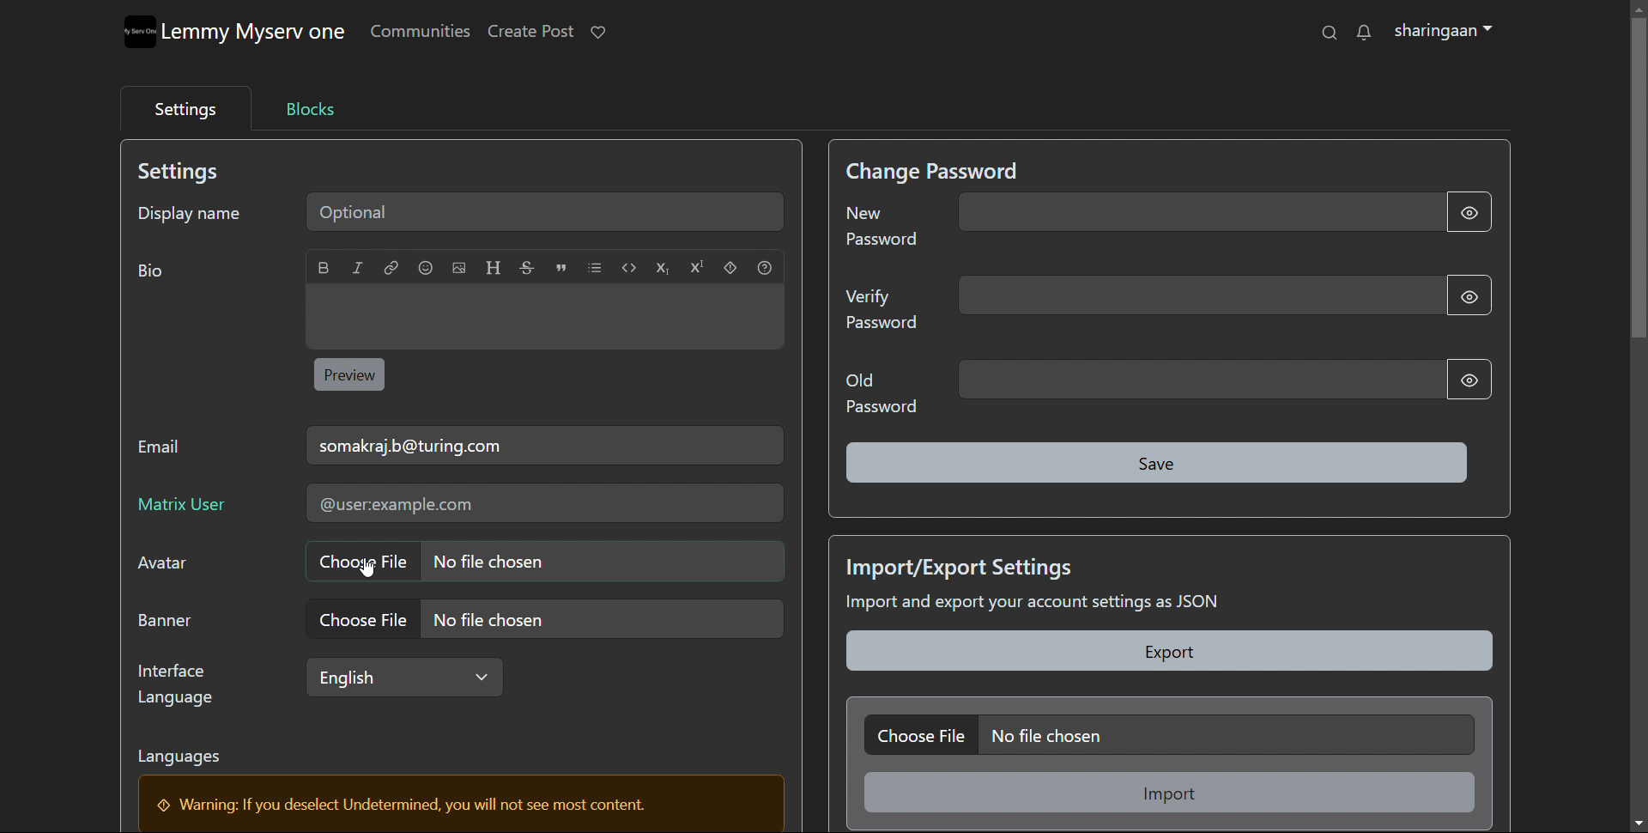 The width and height of the screenshot is (1648, 833). What do you see at coordinates (190, 210) in the screenshot?
I see `display name` at bounding box center [190, 210].